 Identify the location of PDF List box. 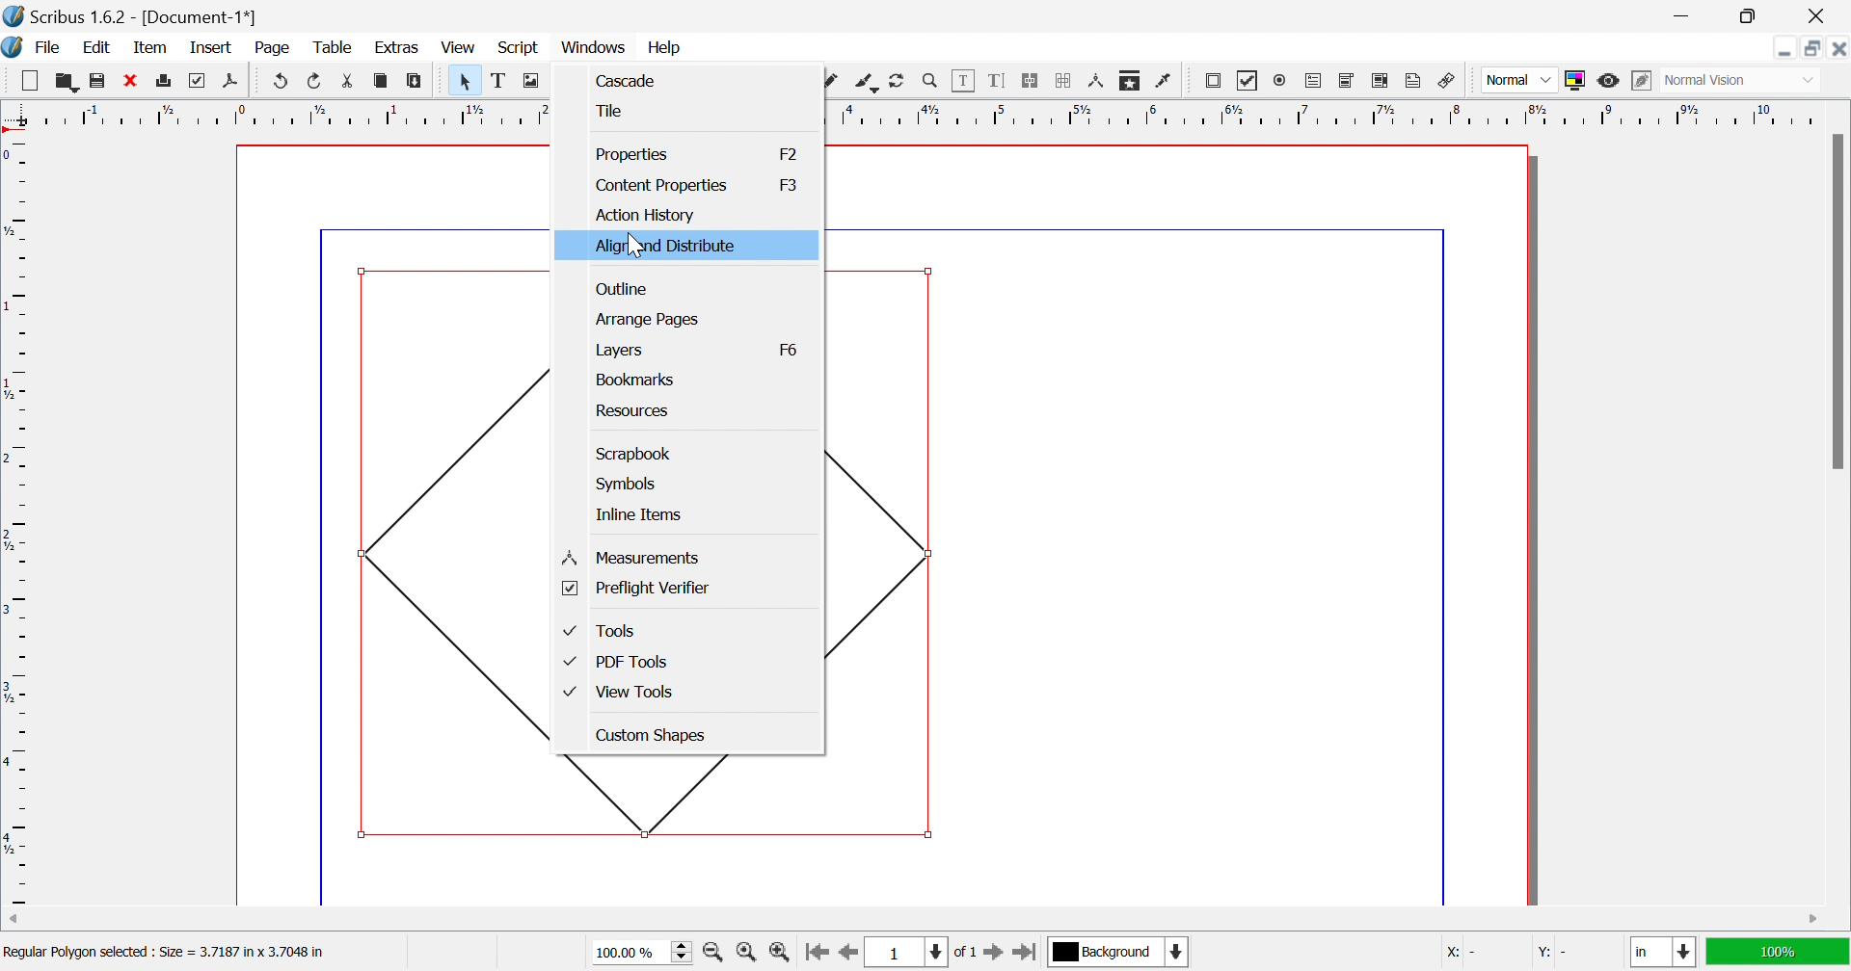
(1381, 80).